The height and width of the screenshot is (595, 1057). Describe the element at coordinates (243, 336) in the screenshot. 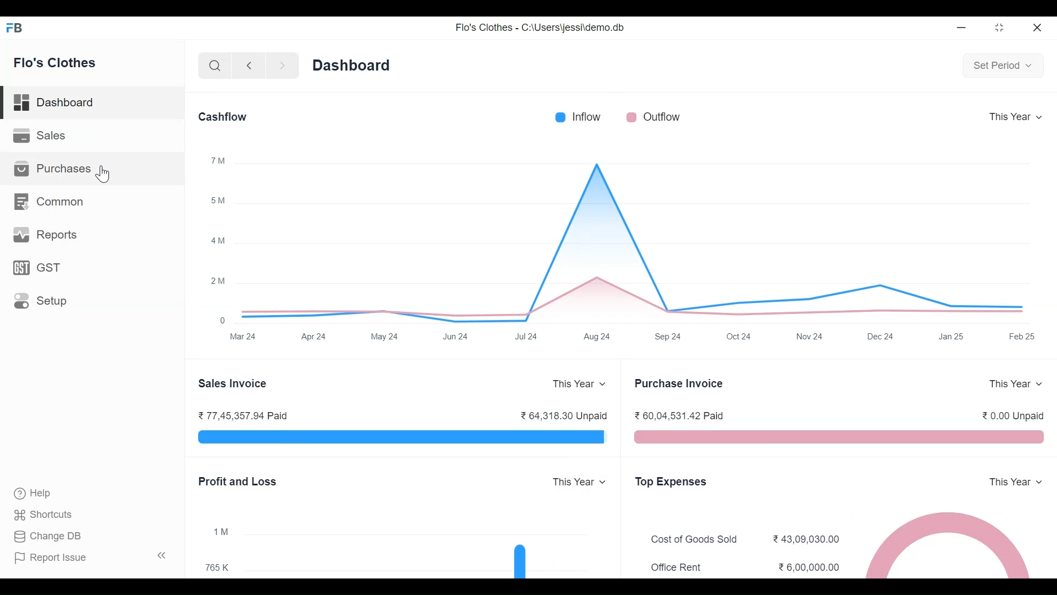

I see `Mar 24` at that location.